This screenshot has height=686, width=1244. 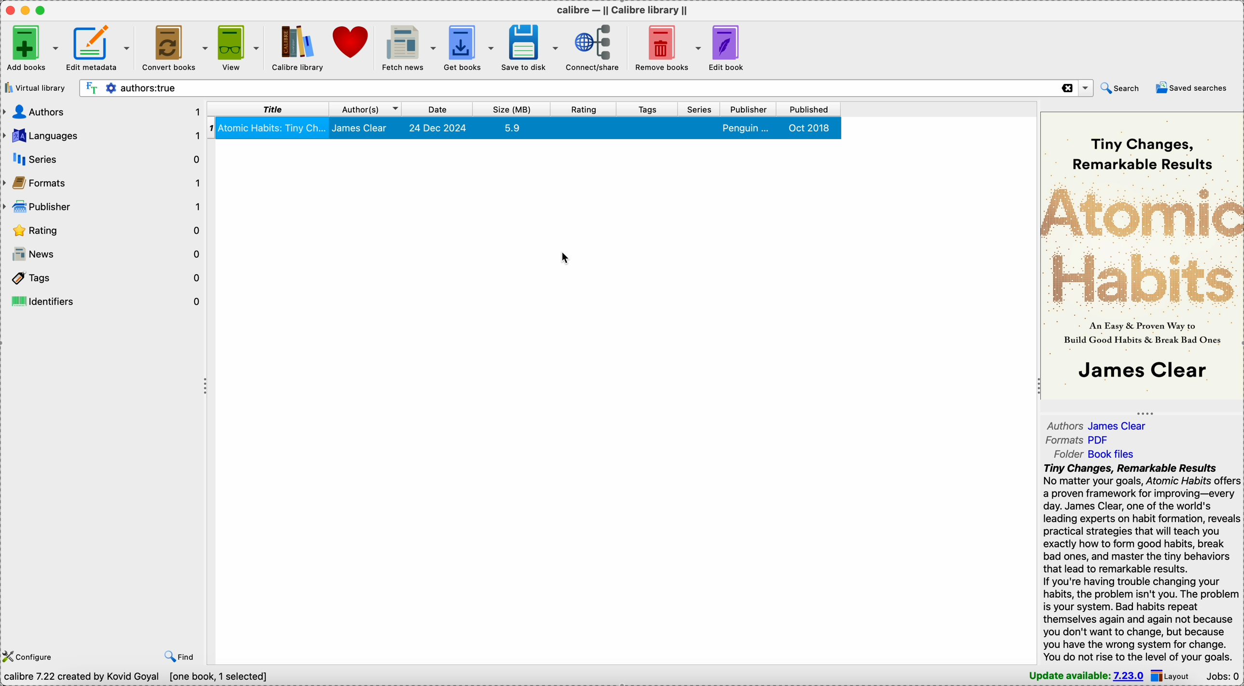 I want to click on identifiers, so click(x=104, y=299).